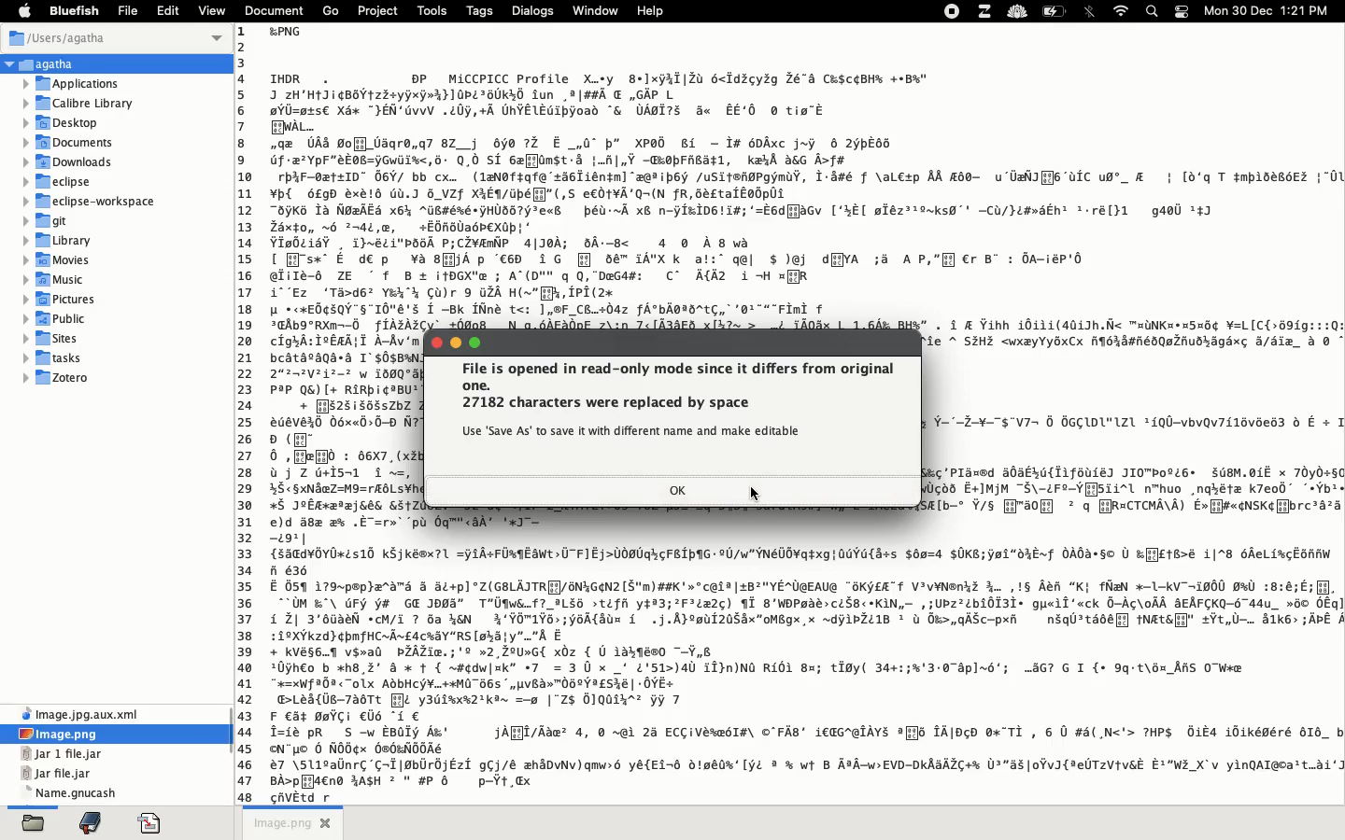 This screenshot has height=840, width=1345. Describe the element at coordinates (89, 201) in the screenshot. I see `eclipse workspace` at that location.